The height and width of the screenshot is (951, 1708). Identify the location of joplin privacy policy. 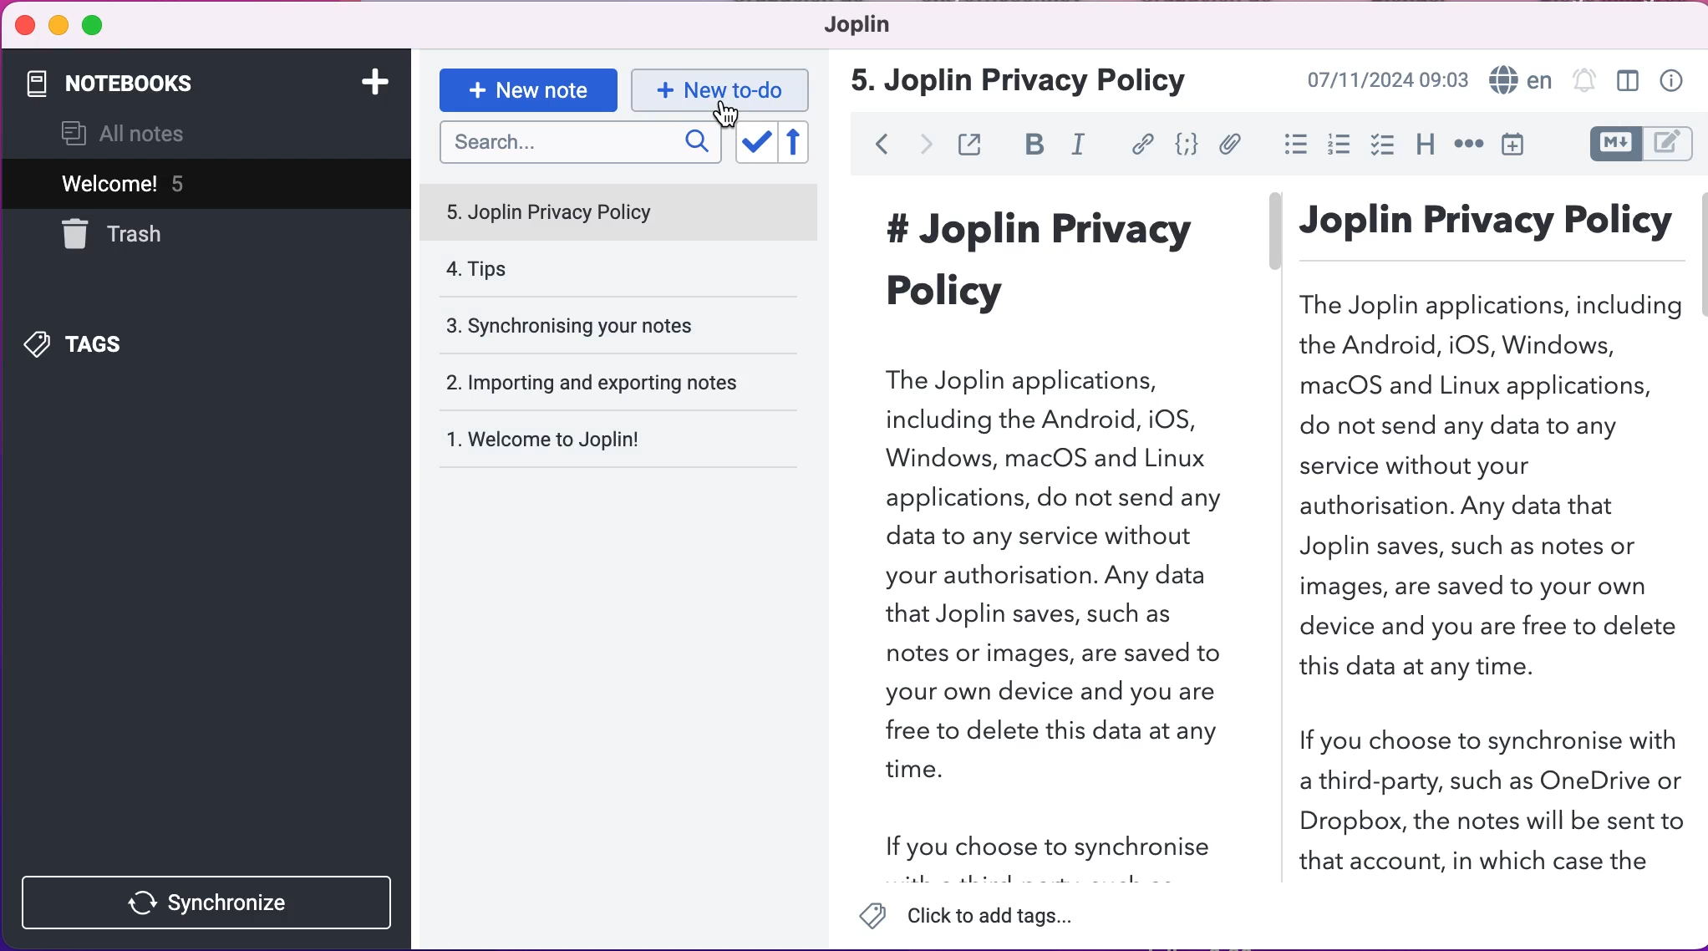
(626, 214).